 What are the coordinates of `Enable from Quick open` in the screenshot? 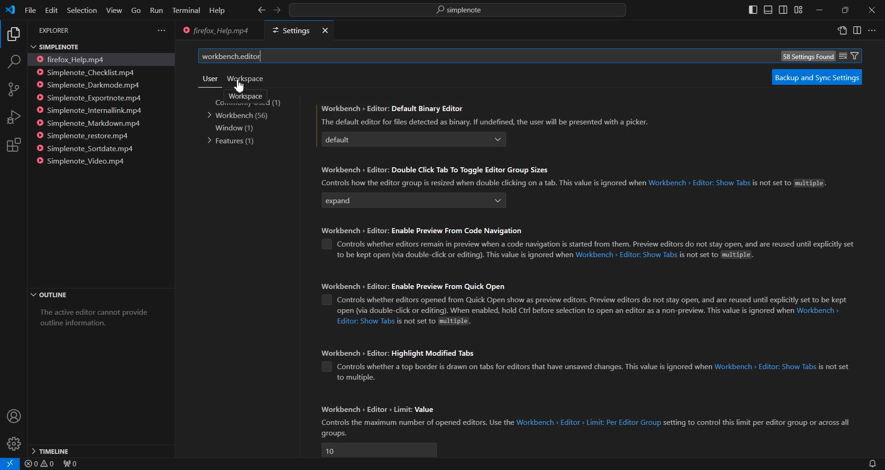 It's located at (325, 300).